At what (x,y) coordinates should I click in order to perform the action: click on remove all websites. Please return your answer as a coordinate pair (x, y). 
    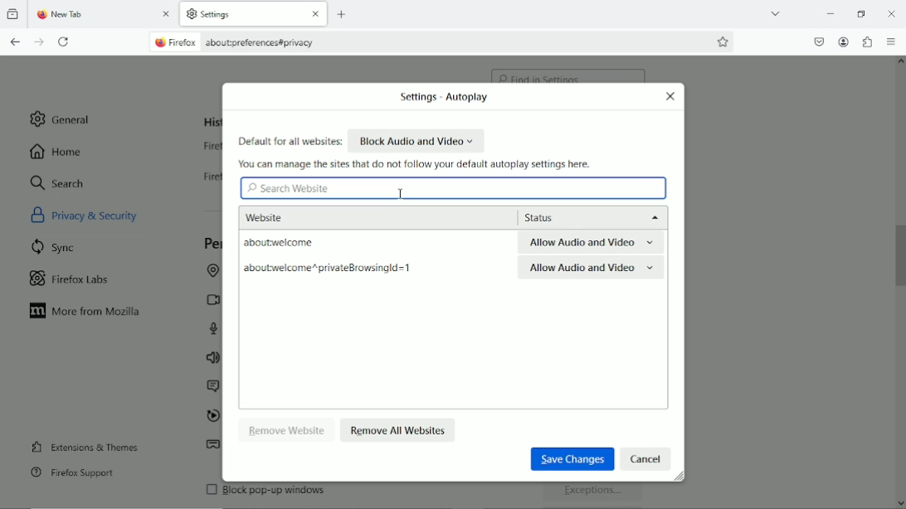
    Looking at the image, I should click on (399, 429).